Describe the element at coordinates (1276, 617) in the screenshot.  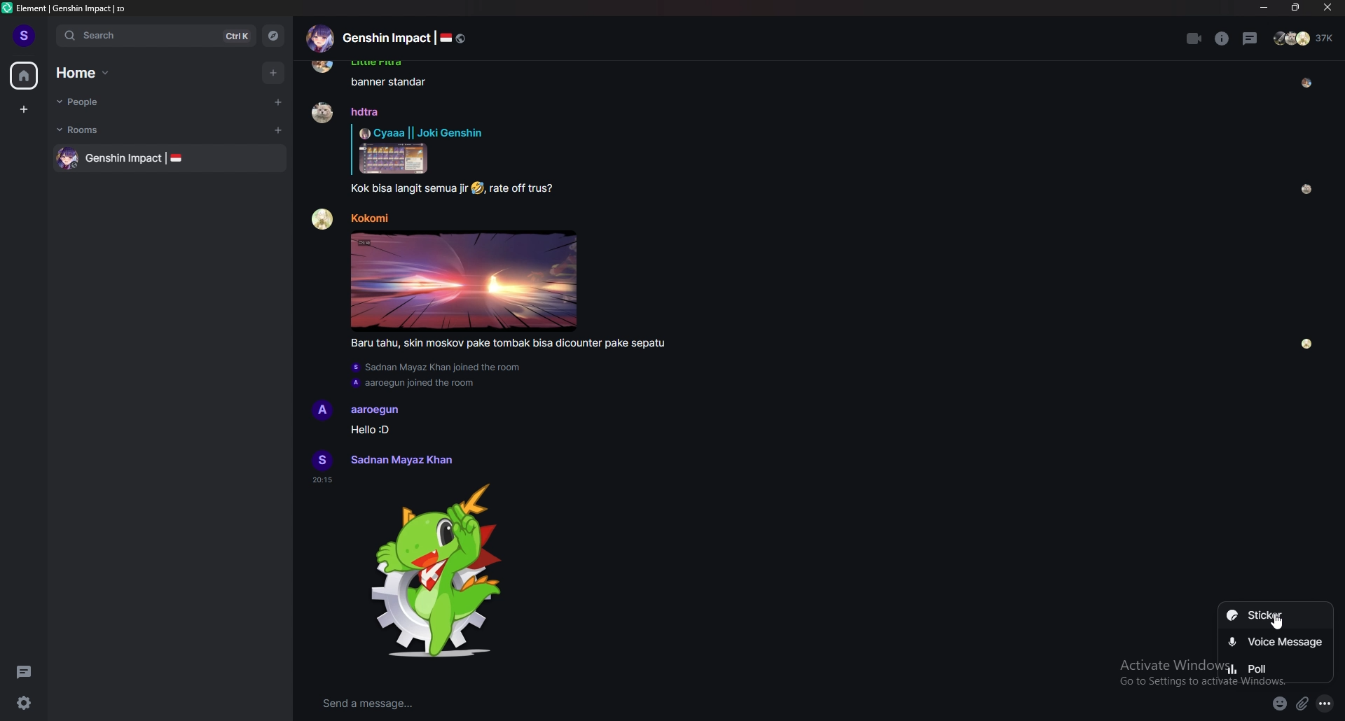
I see `sticker` at that location.